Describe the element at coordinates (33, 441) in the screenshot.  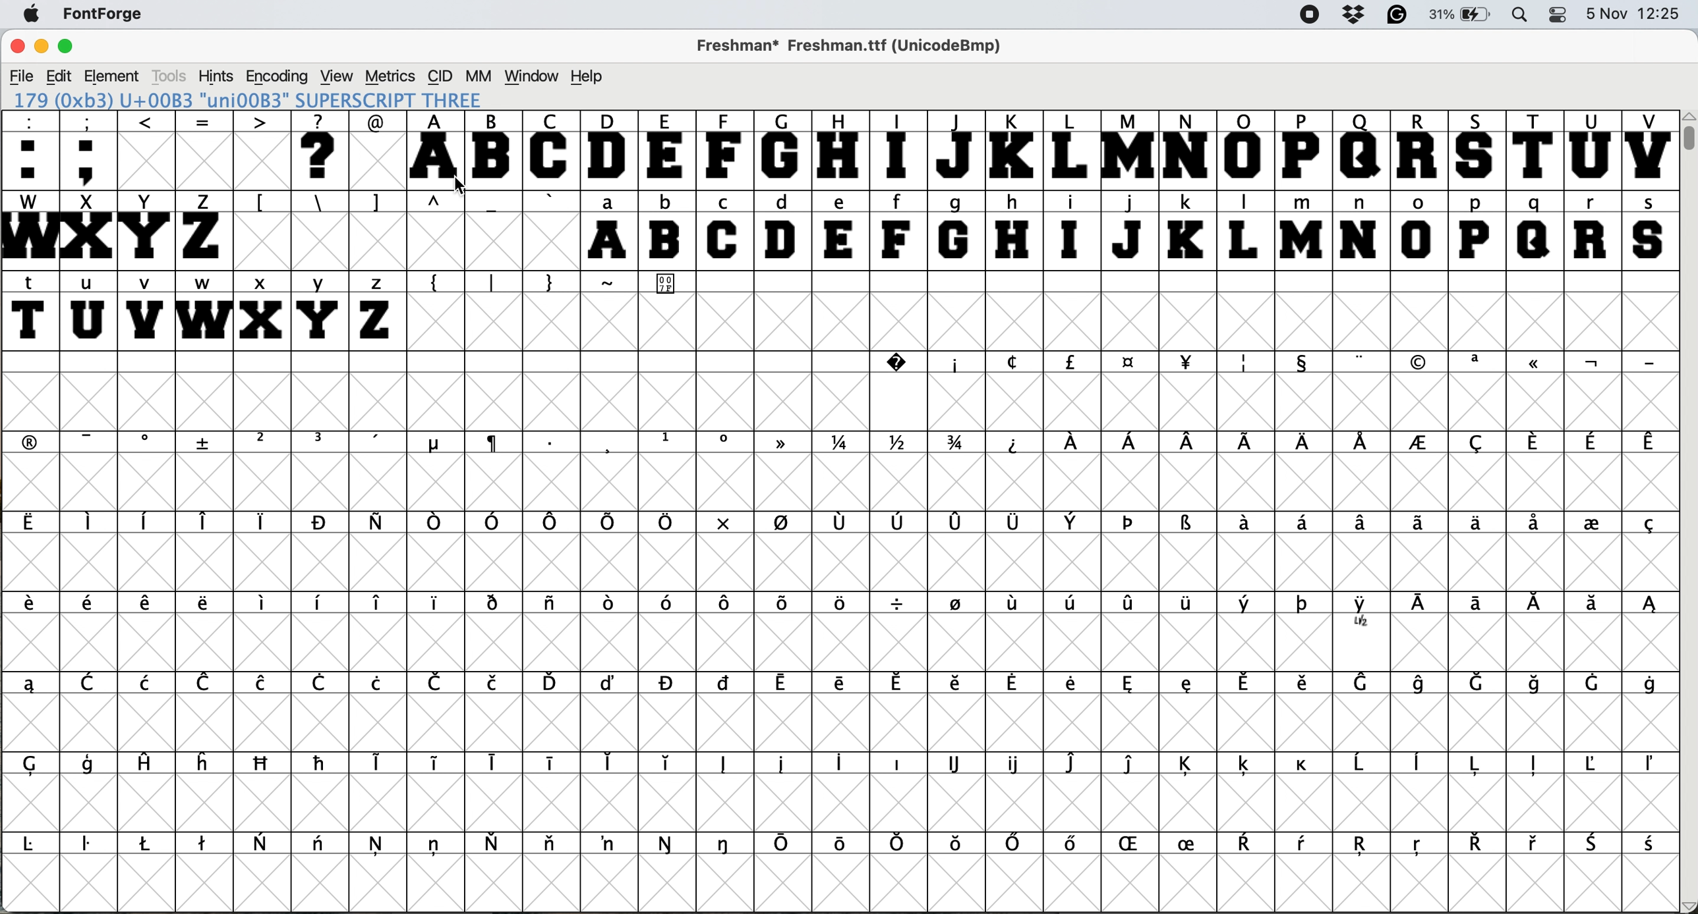
I see `symbol` at that location.